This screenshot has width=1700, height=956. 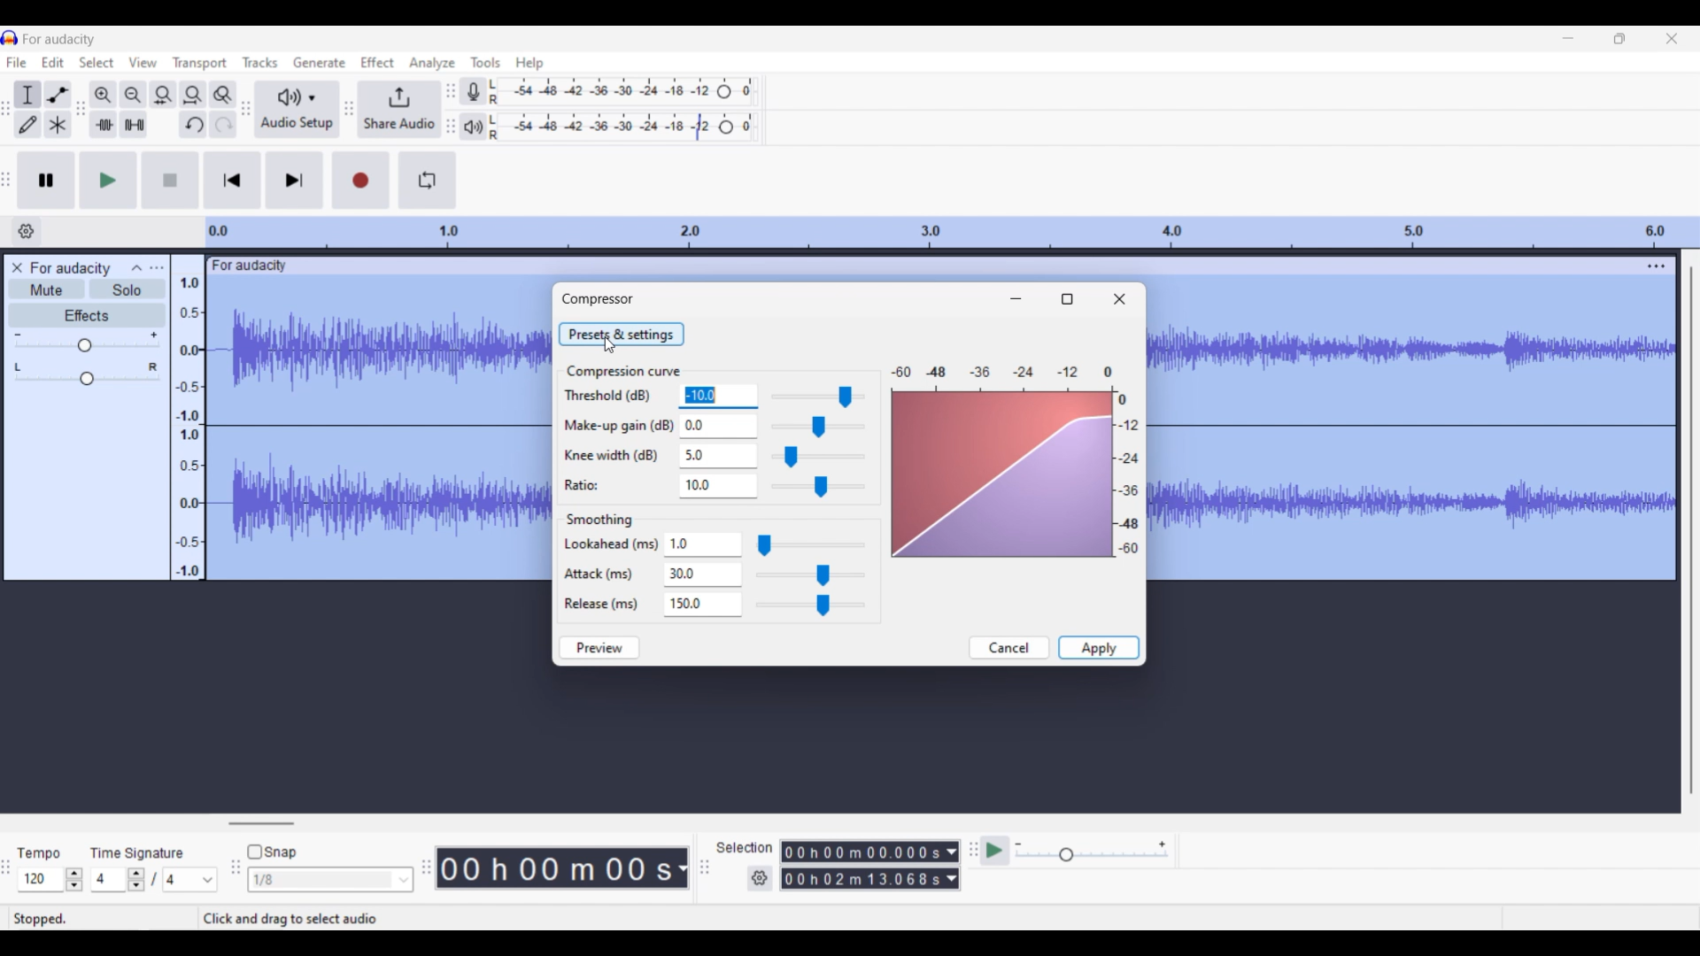 What do you see at coordinates (474, 91) in the screenshot?
I see `Record meter` at bounding box center [474, 91].